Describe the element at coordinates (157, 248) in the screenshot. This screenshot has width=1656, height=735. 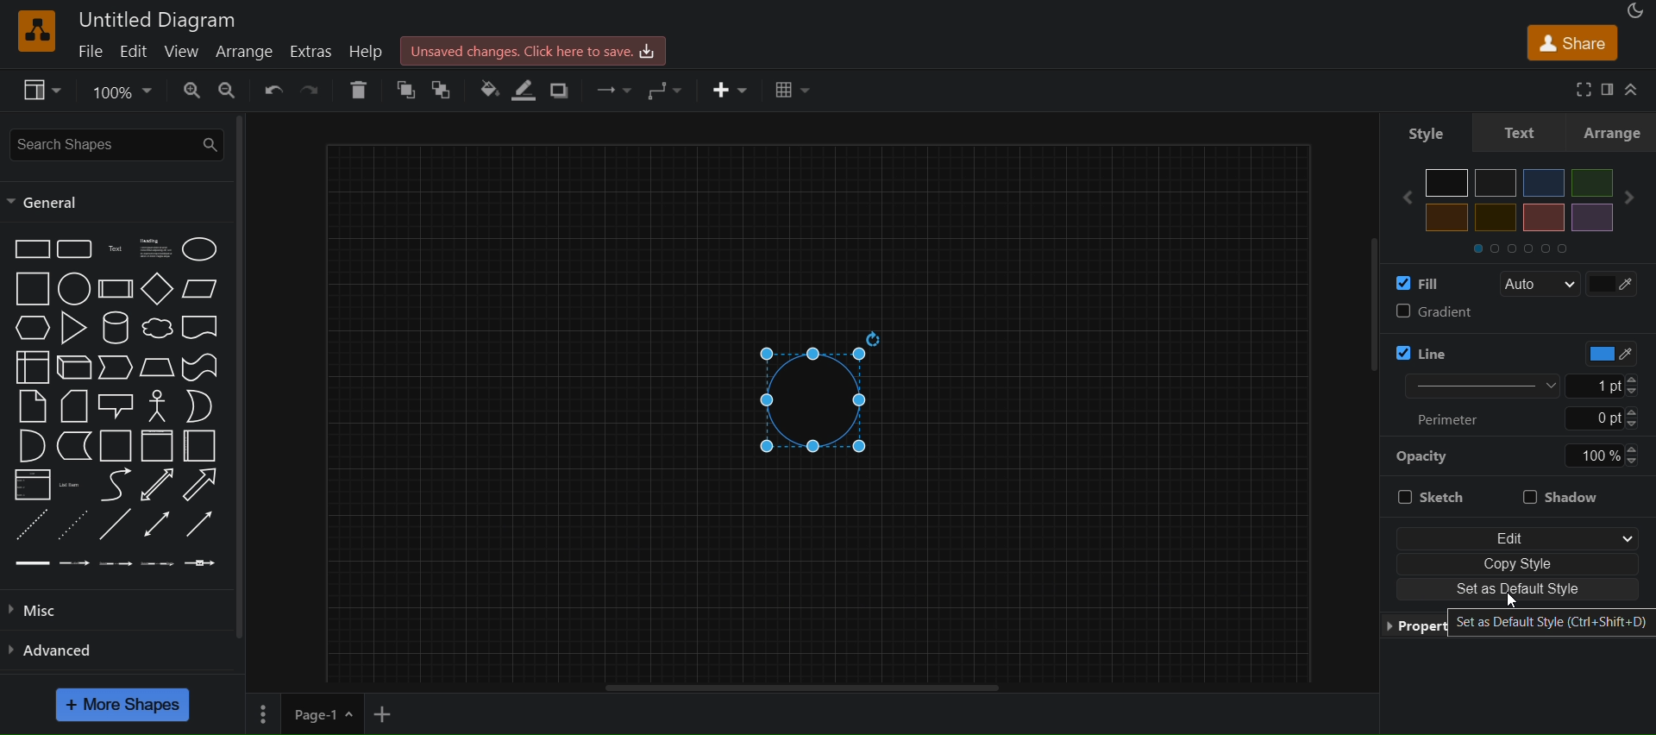
I see `heading` at that location.